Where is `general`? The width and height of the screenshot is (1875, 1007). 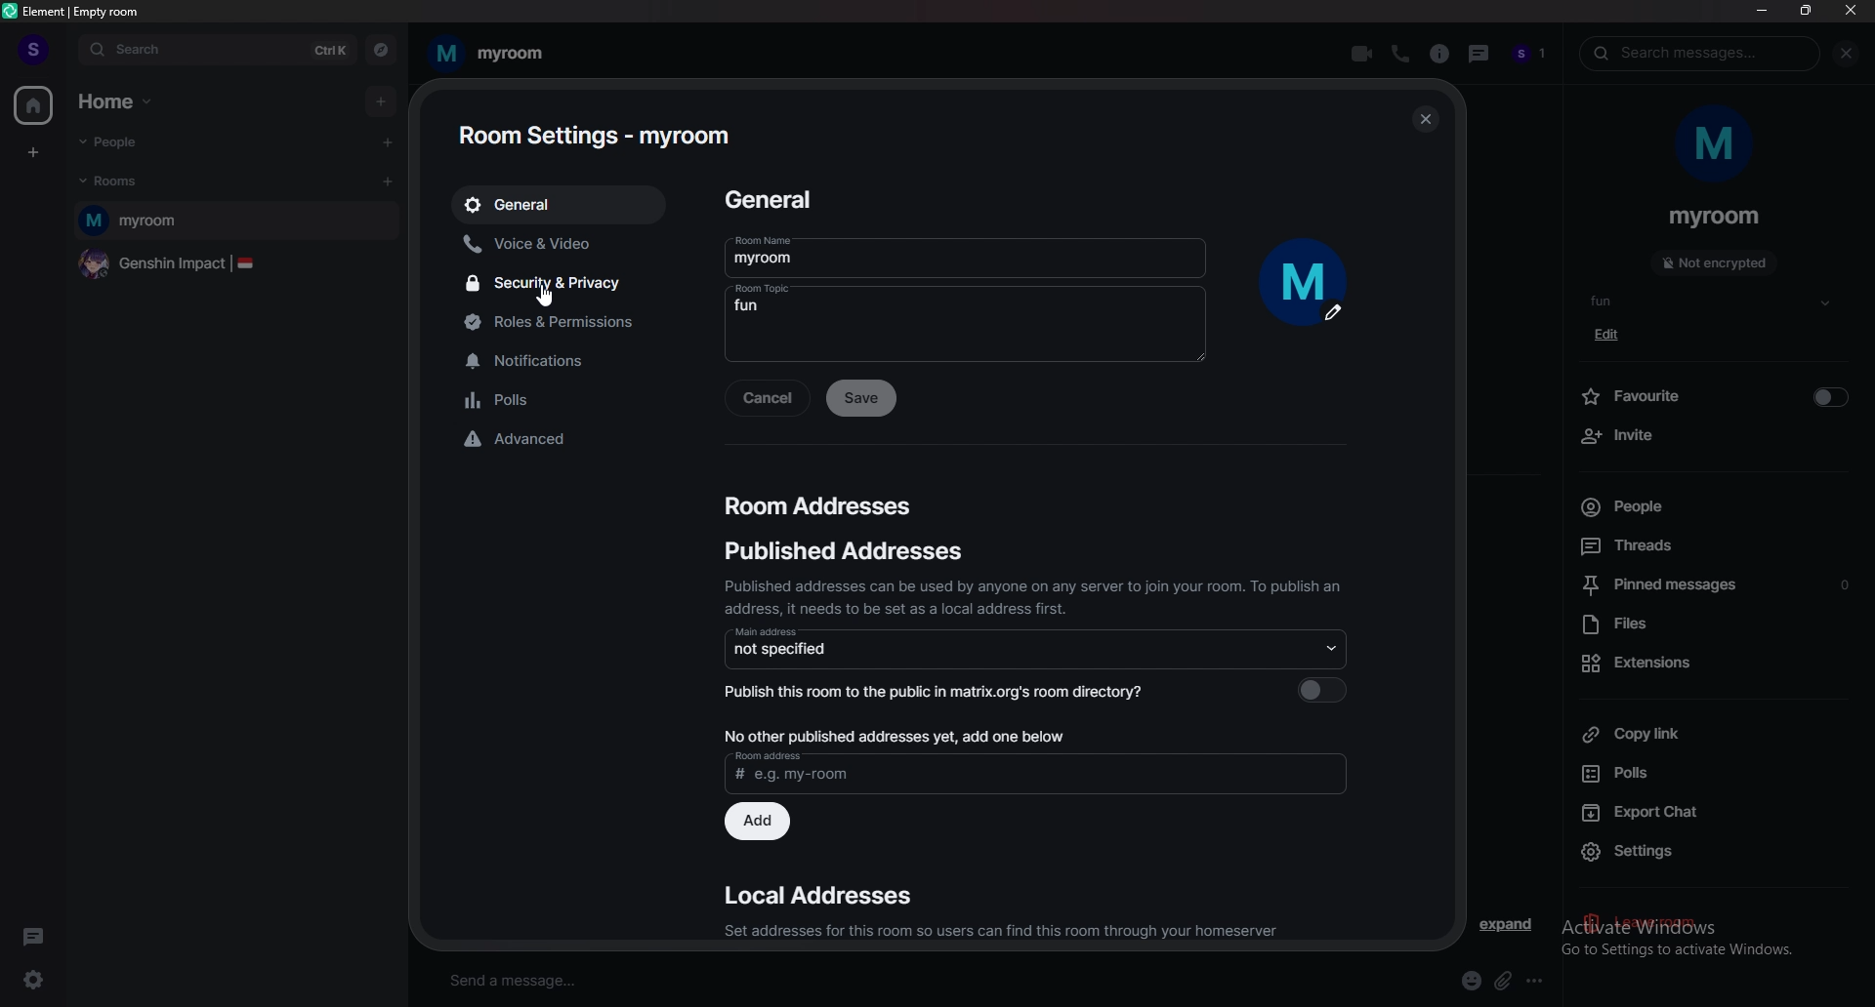
general is located at coordinates (560, 206).